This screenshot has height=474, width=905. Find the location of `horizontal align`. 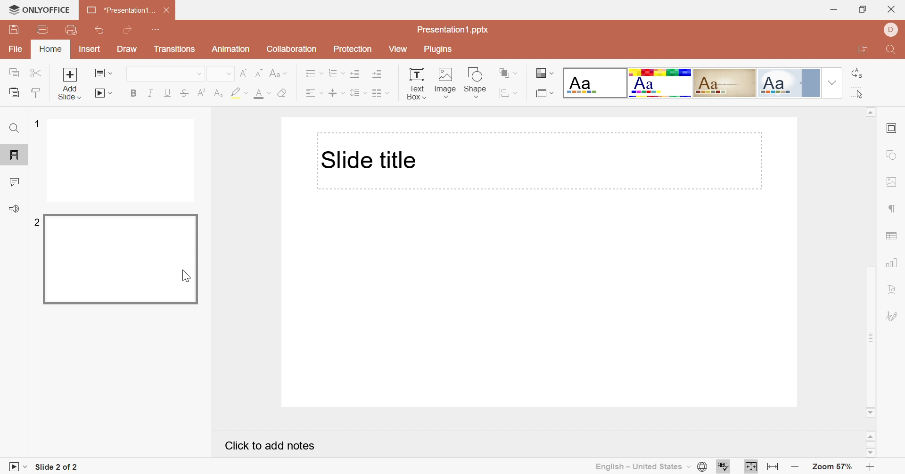

horizontal align is located at coordinates (313, 92).